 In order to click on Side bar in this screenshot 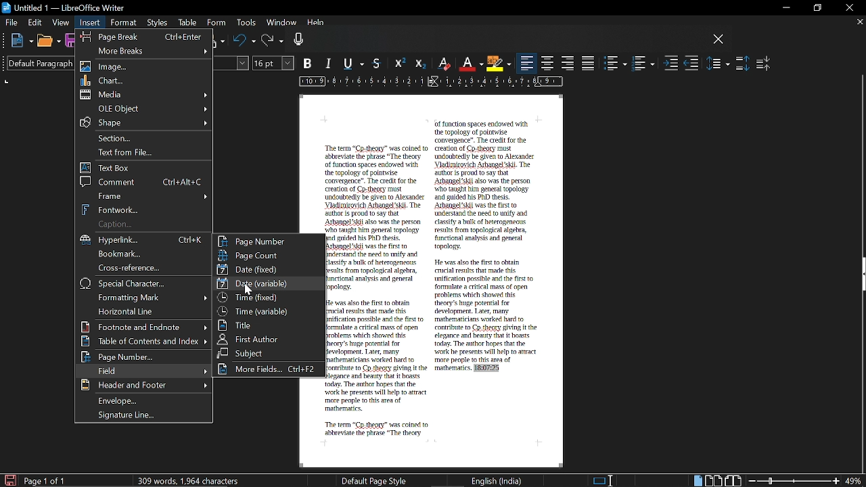, I will do `click(861, 276)`.